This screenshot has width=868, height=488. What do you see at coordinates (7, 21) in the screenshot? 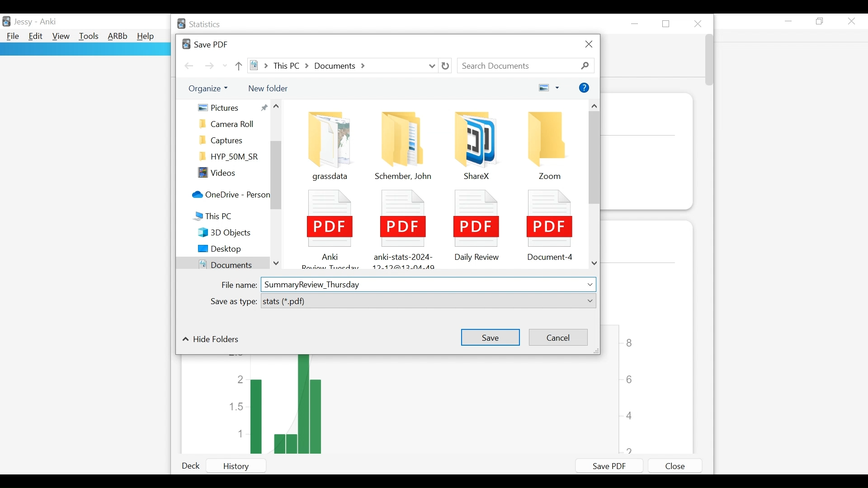
I see `Anki Desktop Icon` at bounding box center [7, 21].